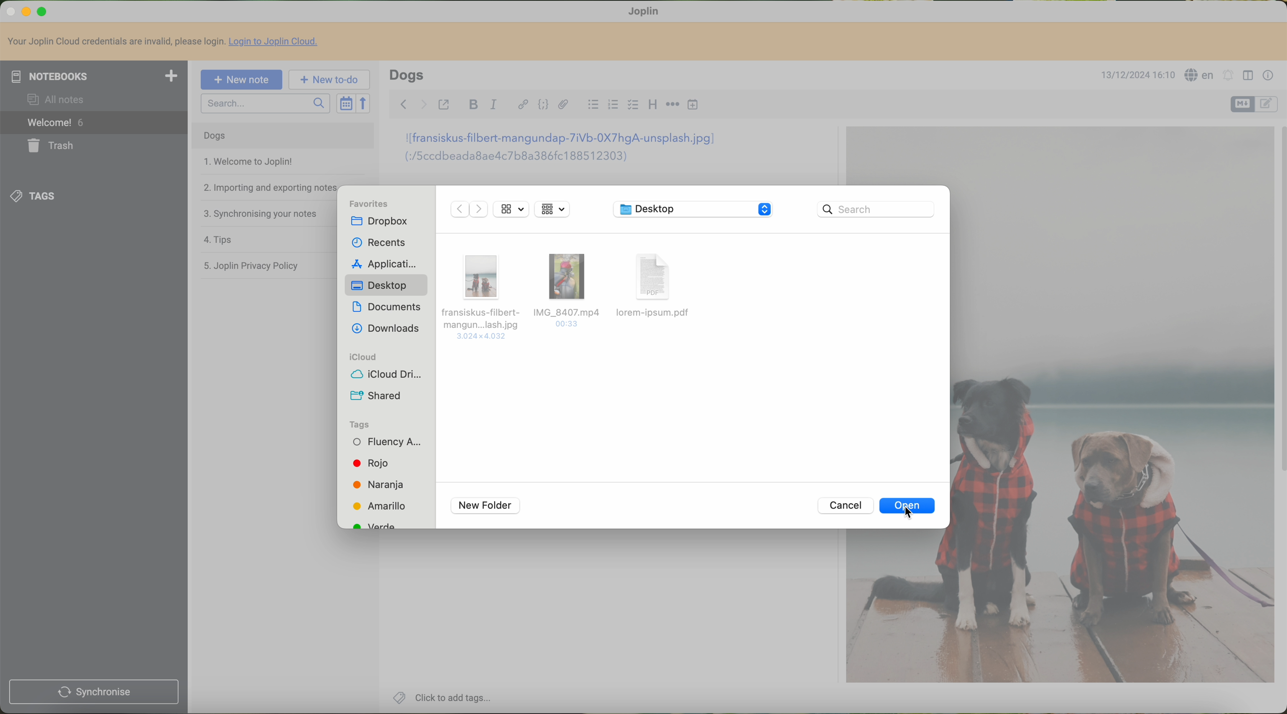 This screenshot has height=714, width=1287. I want to click on fransiskus-filbert-
mangun...lash.jpg
3.024x4.032, so click(479, 294).